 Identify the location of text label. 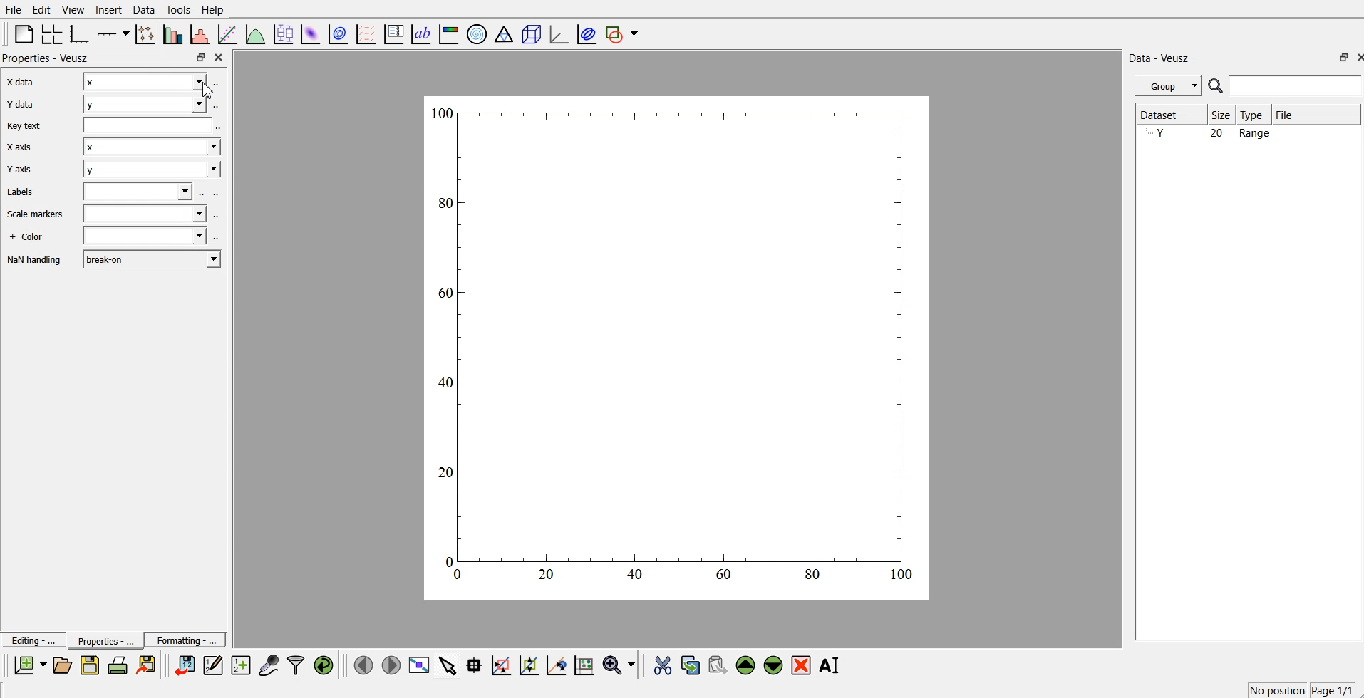
(421, 34).